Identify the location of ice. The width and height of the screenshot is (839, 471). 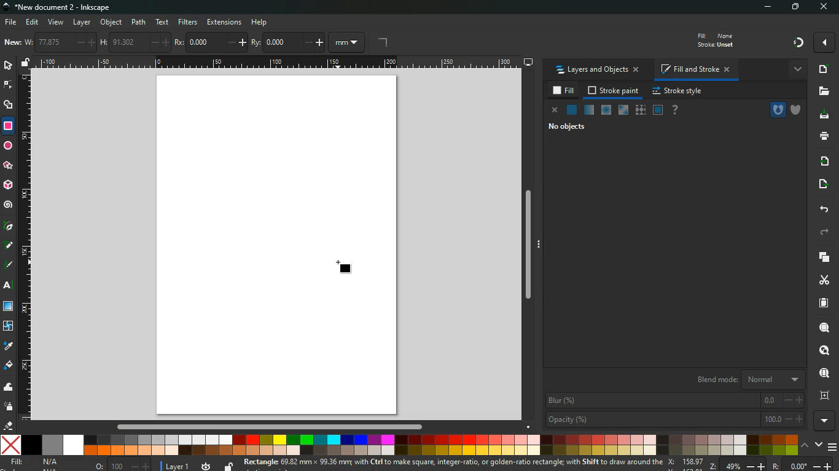
(606, 110).